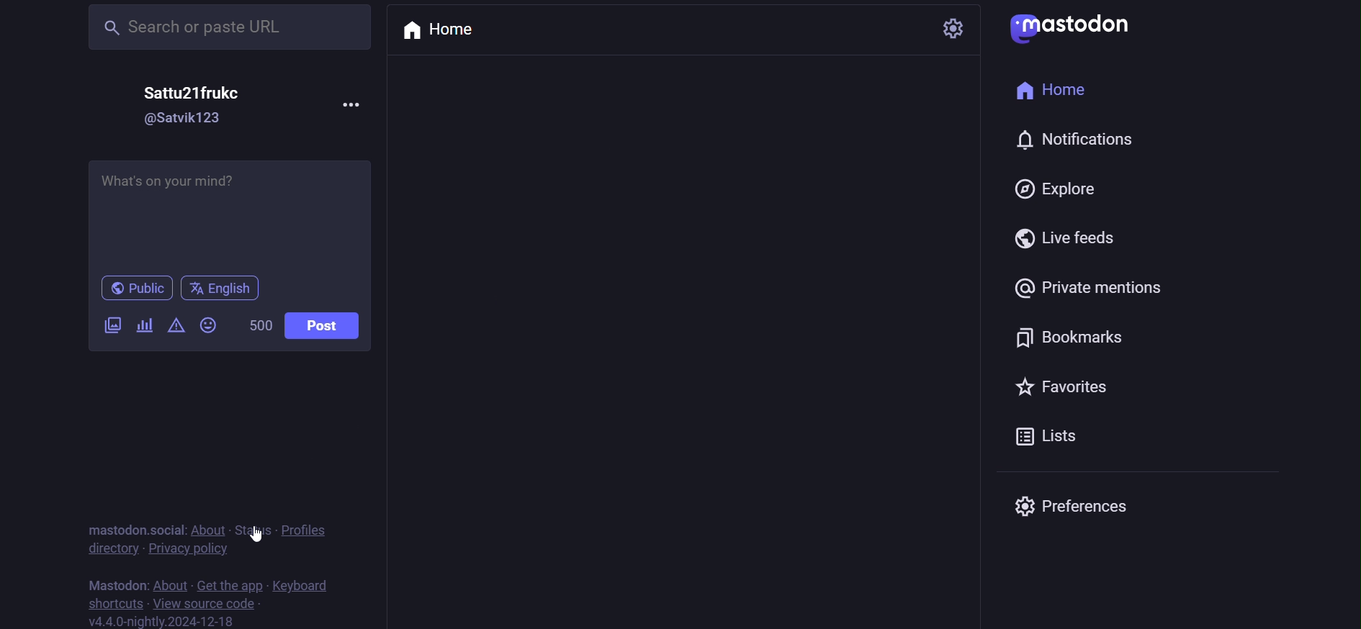  What do you see at coordinates (1074, 136) in the screenshot?
I see `notification` at bounding box center [1074, 136].